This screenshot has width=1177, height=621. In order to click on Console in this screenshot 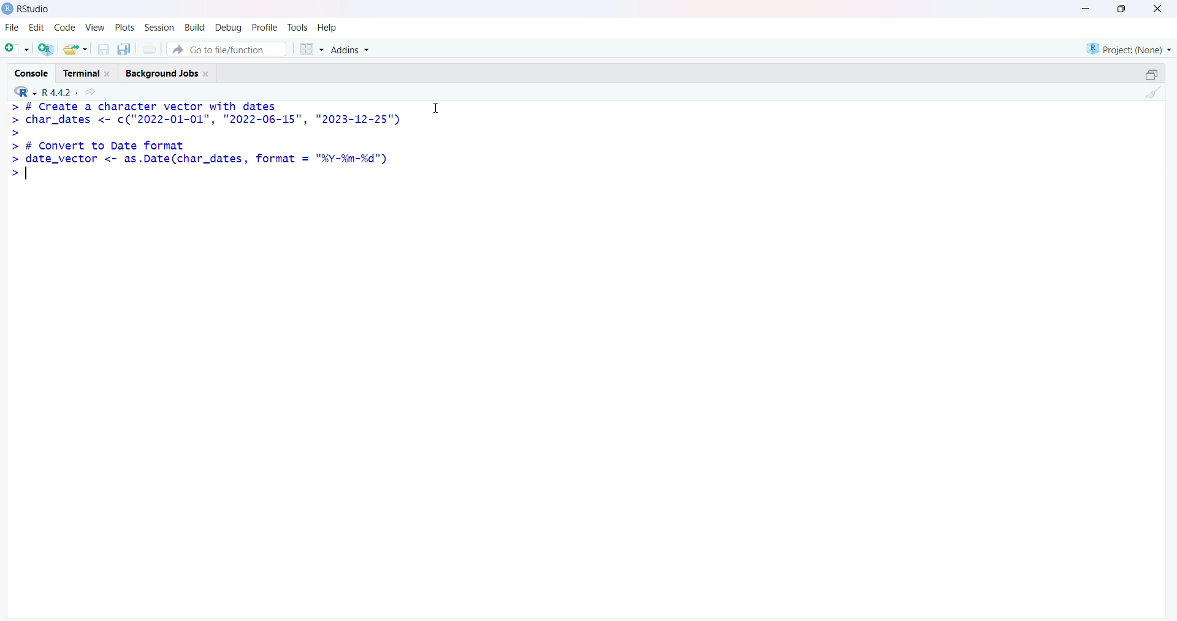, I will do `click(32, 71)`.